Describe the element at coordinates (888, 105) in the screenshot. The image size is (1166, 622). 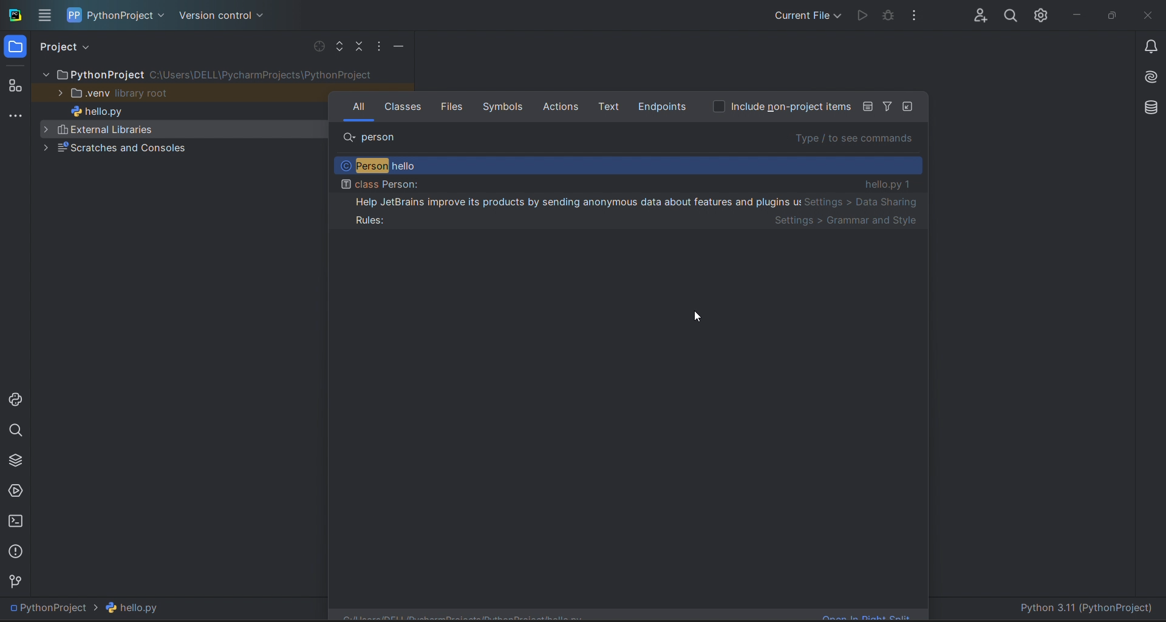
I see `Filter` at that location.